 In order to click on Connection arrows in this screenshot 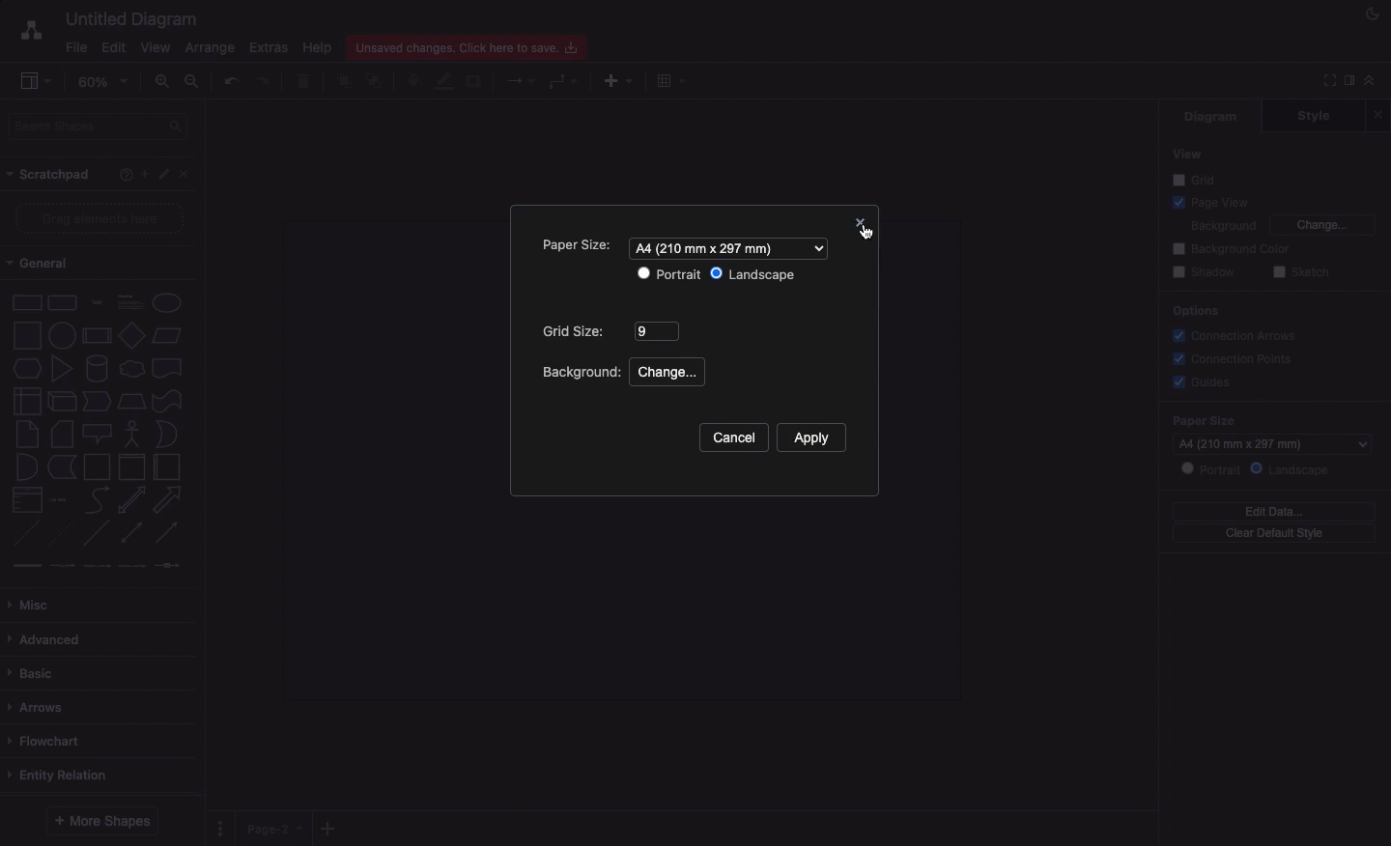, I will do `click(1239, 335)`.